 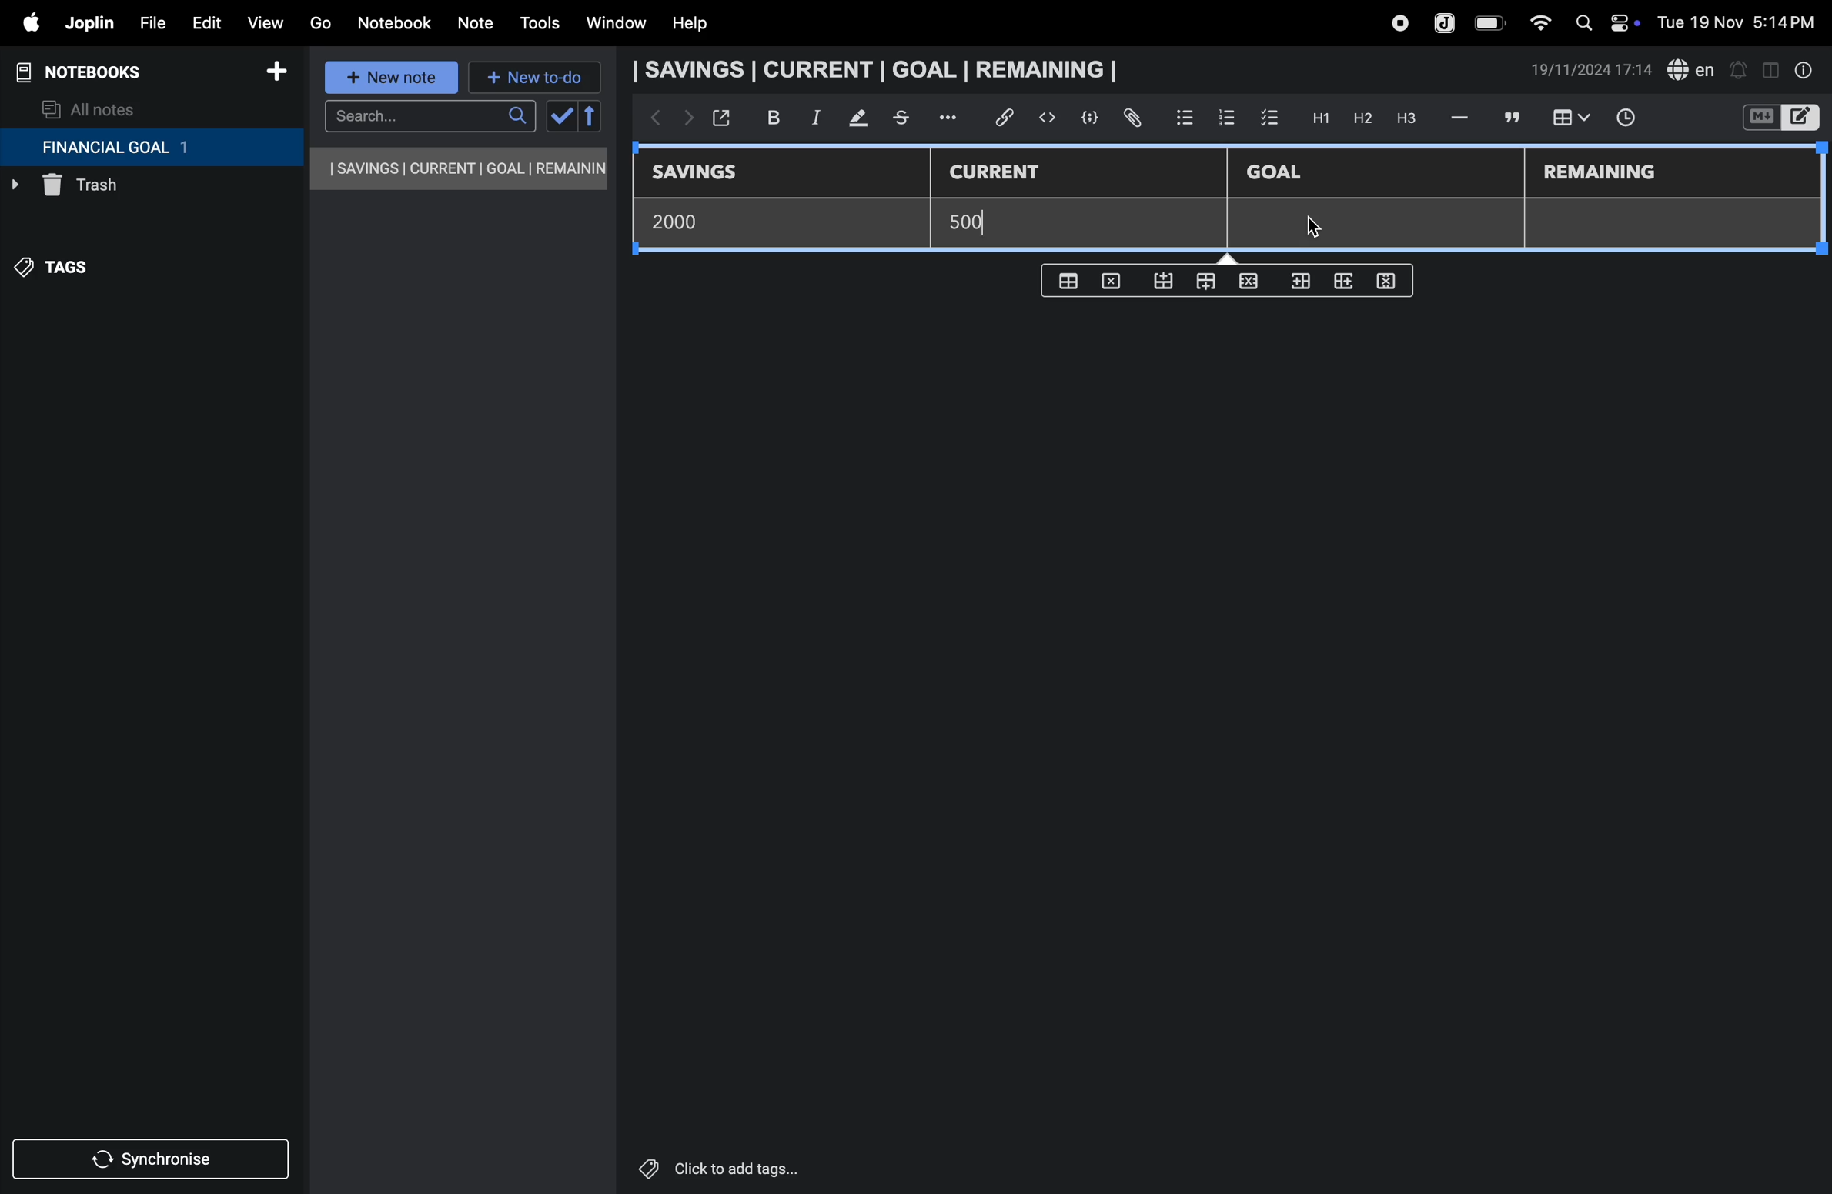 I want to click on current, so click(x=1006, y=173).